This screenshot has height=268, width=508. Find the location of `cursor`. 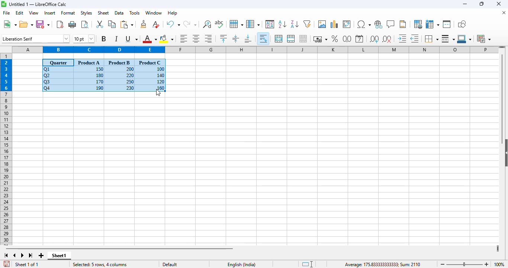

cursor is located at coordinates (159, 92).